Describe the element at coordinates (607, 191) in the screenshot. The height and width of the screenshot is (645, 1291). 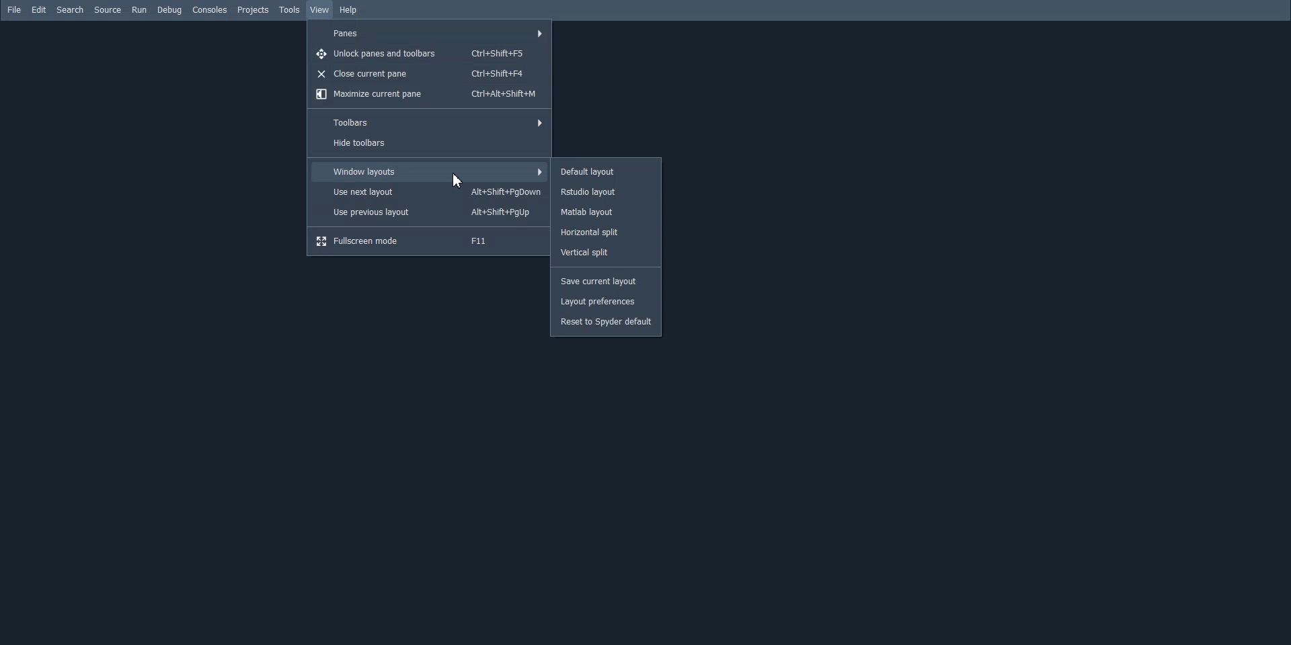
I see `Rstudio layout` at that location.